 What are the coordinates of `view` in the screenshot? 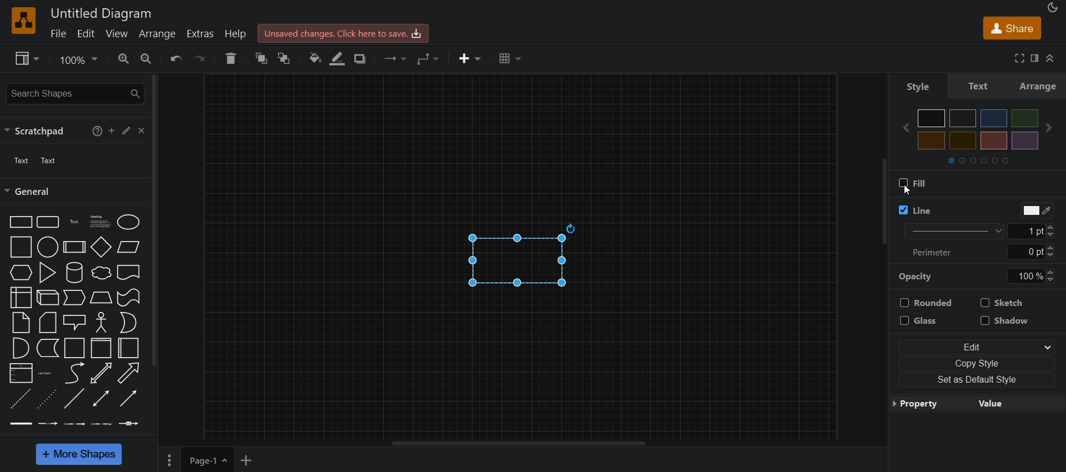 It's located at (25, 57).